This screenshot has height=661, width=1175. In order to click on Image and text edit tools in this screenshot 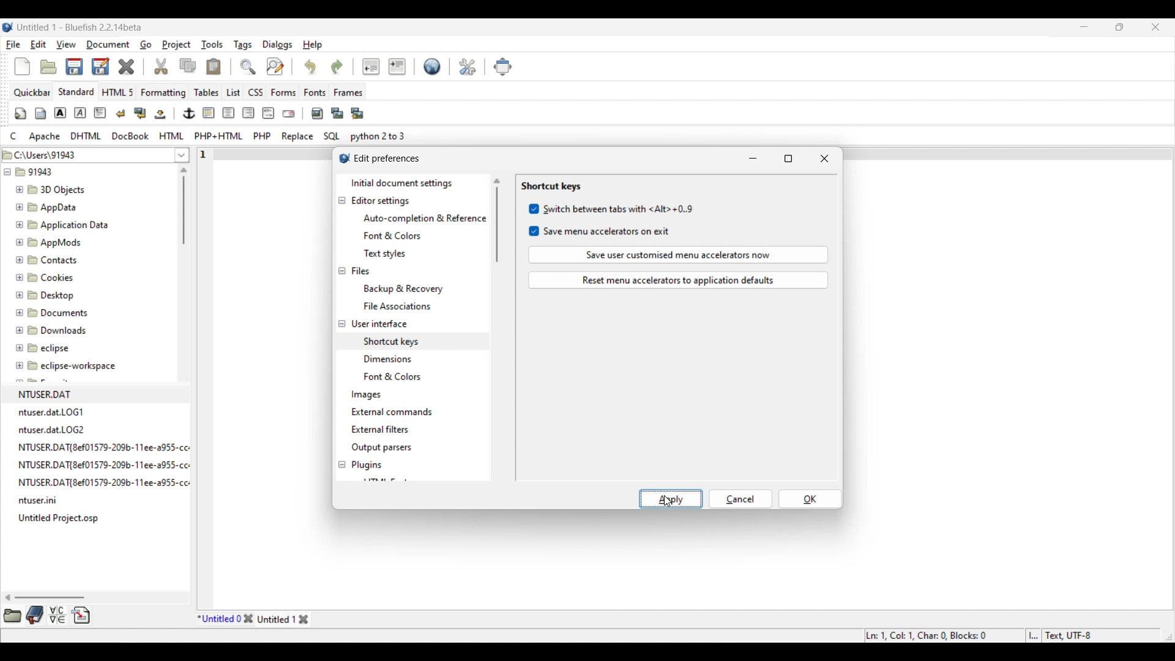, I will do `click(190, 113)`.